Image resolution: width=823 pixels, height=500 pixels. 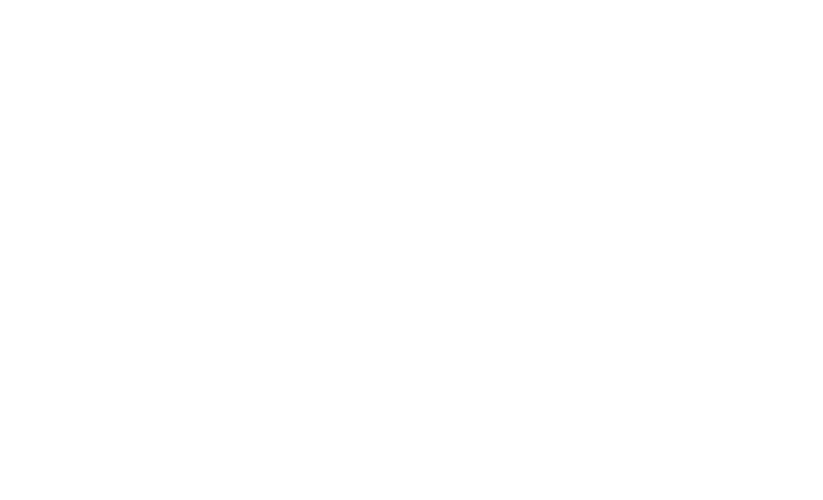 I want to click on Settings, so click(x=746, y=441).